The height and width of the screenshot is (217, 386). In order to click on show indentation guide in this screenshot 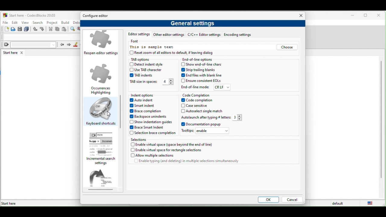, I will do `click(150, 122)`.